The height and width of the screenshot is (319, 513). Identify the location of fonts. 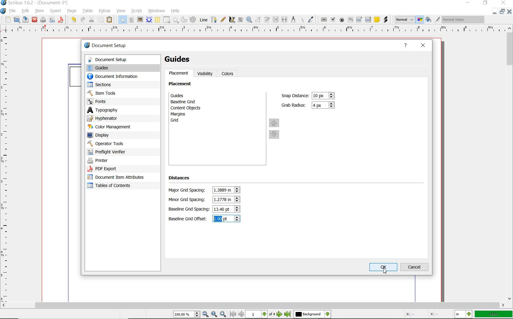
(123, 101).